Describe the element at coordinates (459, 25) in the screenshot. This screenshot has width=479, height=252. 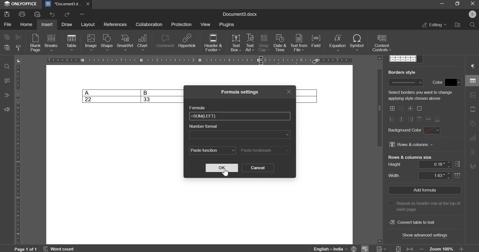
I see `file location` at that location.